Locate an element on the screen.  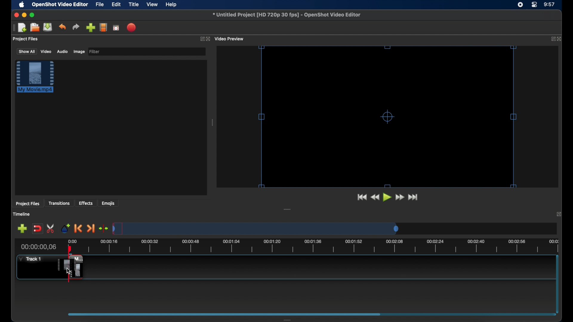
timeline scale is located at coordinates (255, 228).